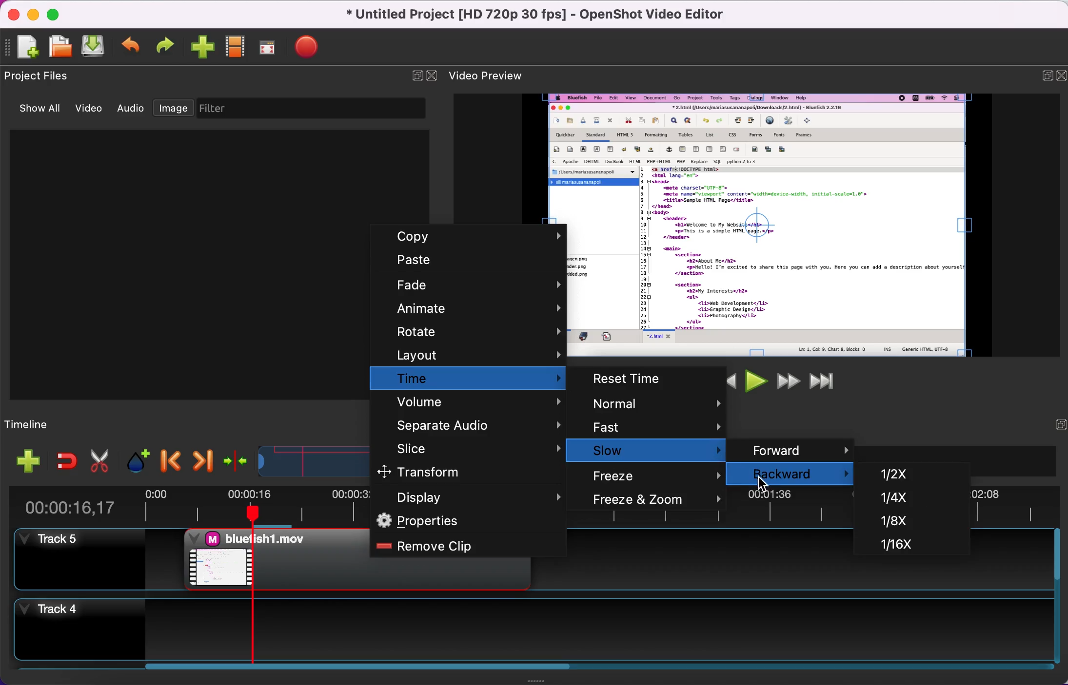 The image size is (1068, 685). I want to click on freeze and zoom, so click(657, 500).